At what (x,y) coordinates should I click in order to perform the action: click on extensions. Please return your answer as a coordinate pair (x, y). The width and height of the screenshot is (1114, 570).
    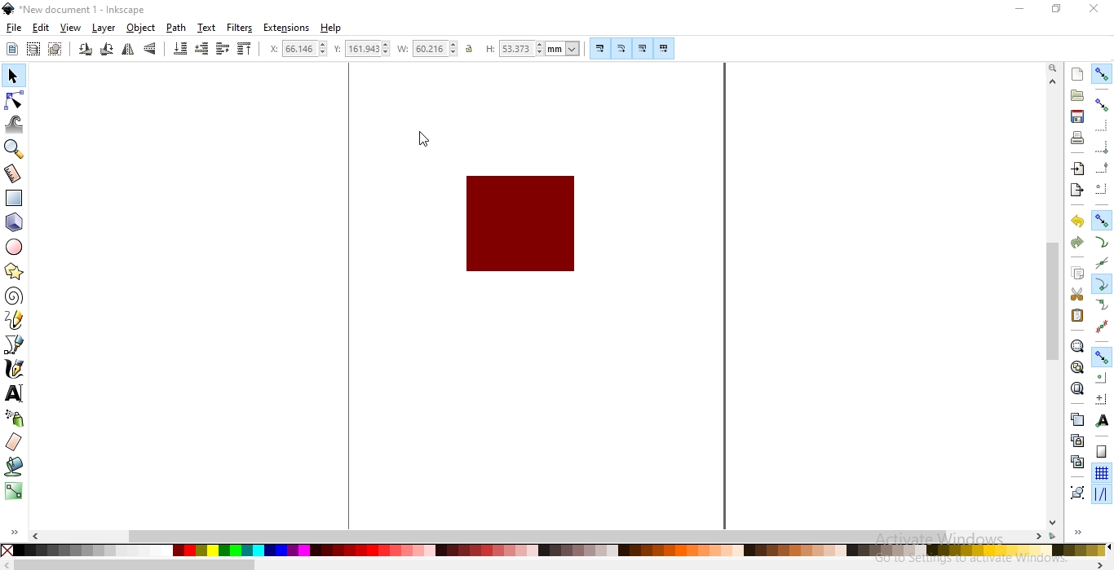
    Looking at the image, I should click on (289, 27).